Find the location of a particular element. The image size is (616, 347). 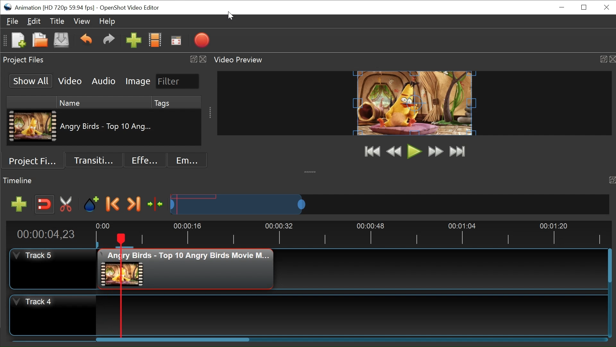

Choose Files is located at coordinates (155, 40).